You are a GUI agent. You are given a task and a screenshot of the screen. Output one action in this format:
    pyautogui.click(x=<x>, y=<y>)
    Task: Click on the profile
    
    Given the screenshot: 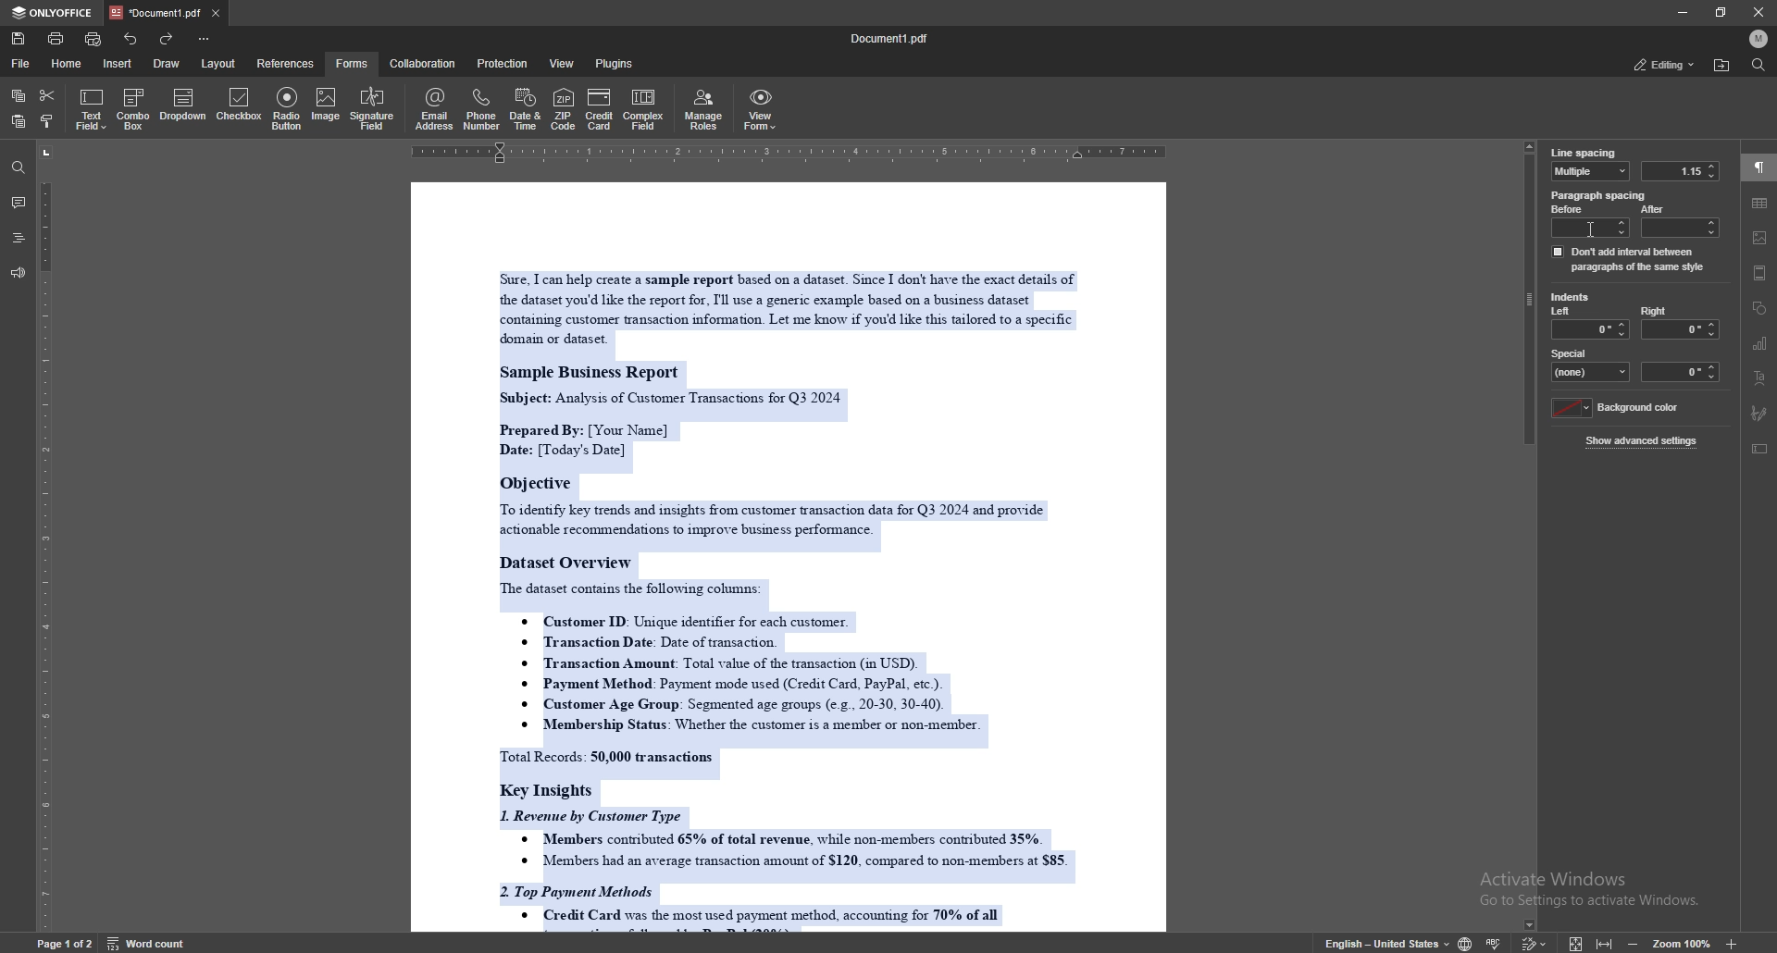 What is the action you would take?
    pyautogui.click(x=1758, y=38)
    